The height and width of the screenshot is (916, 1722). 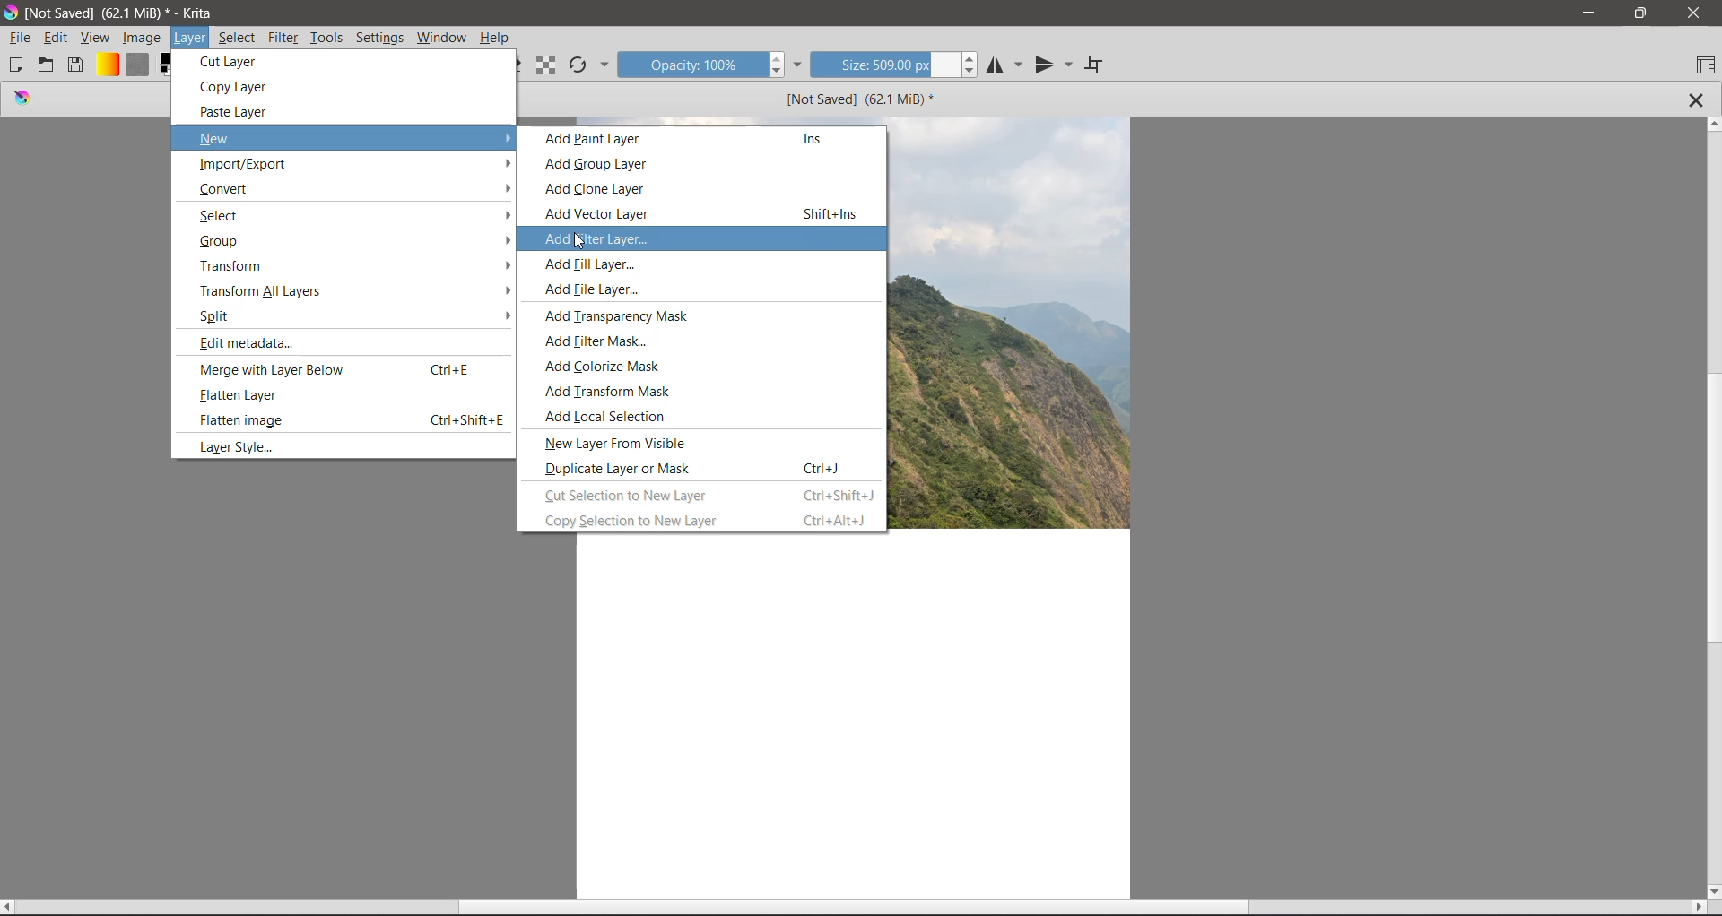 I want to click on Windows, so click(x=442, y=38).